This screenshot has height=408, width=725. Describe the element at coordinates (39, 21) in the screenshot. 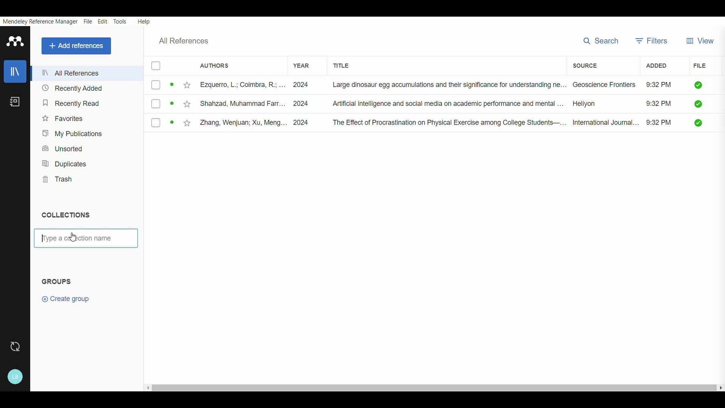

I see `Mendeley Reference Manager` at that location.